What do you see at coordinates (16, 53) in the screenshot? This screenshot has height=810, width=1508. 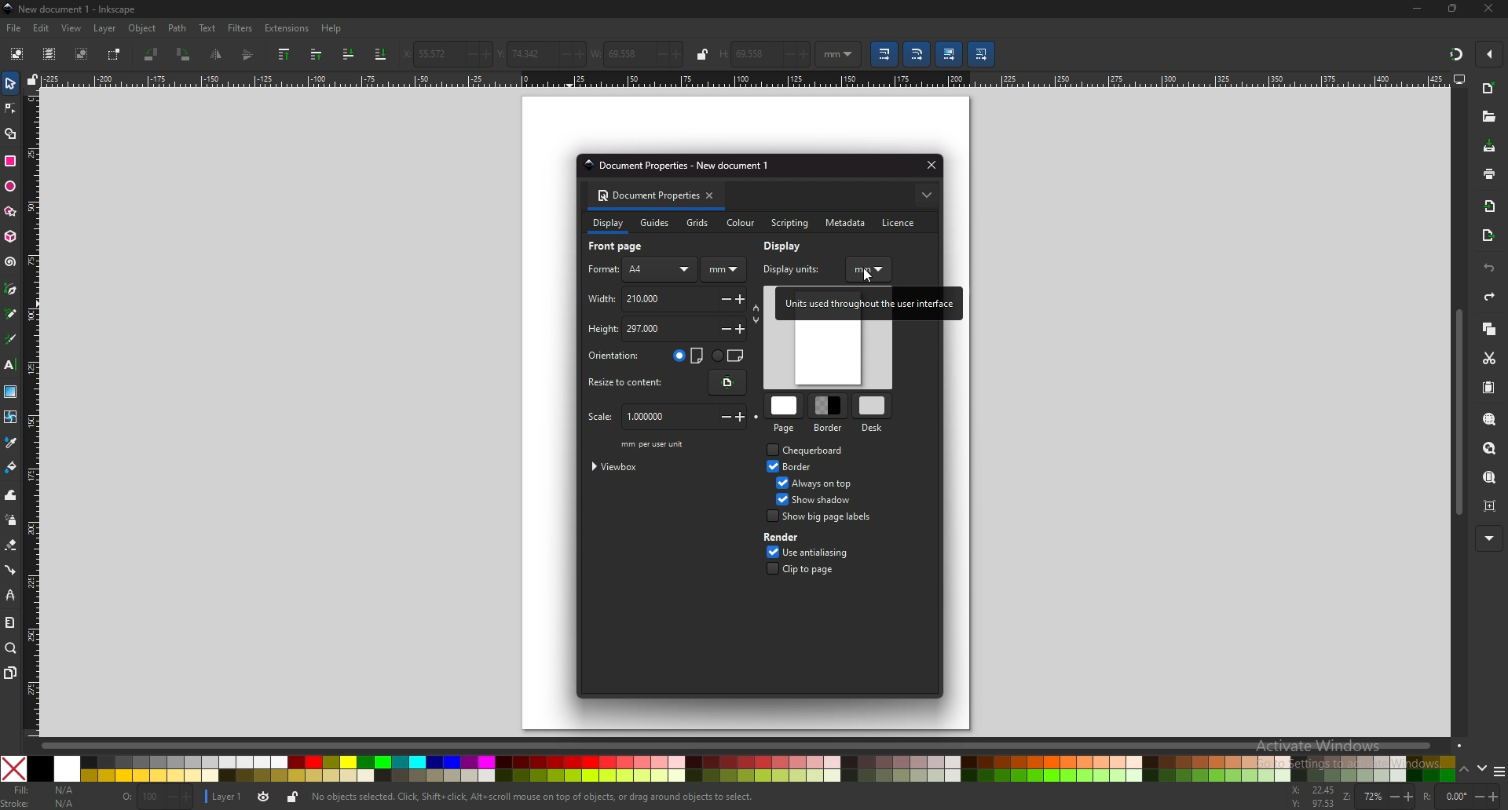 I see `select all objects` at bounding box center [16, 53].